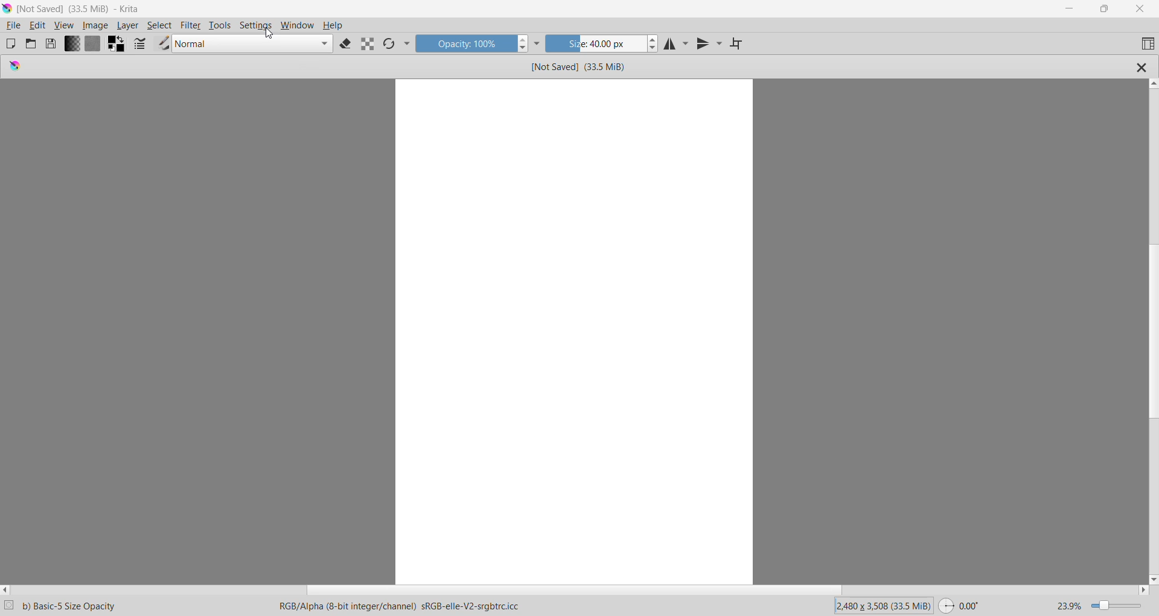 The image size is (1159, 616). I want to click on RGB color model with an alpha channel , 8-bit color depth, so click(345, 607).